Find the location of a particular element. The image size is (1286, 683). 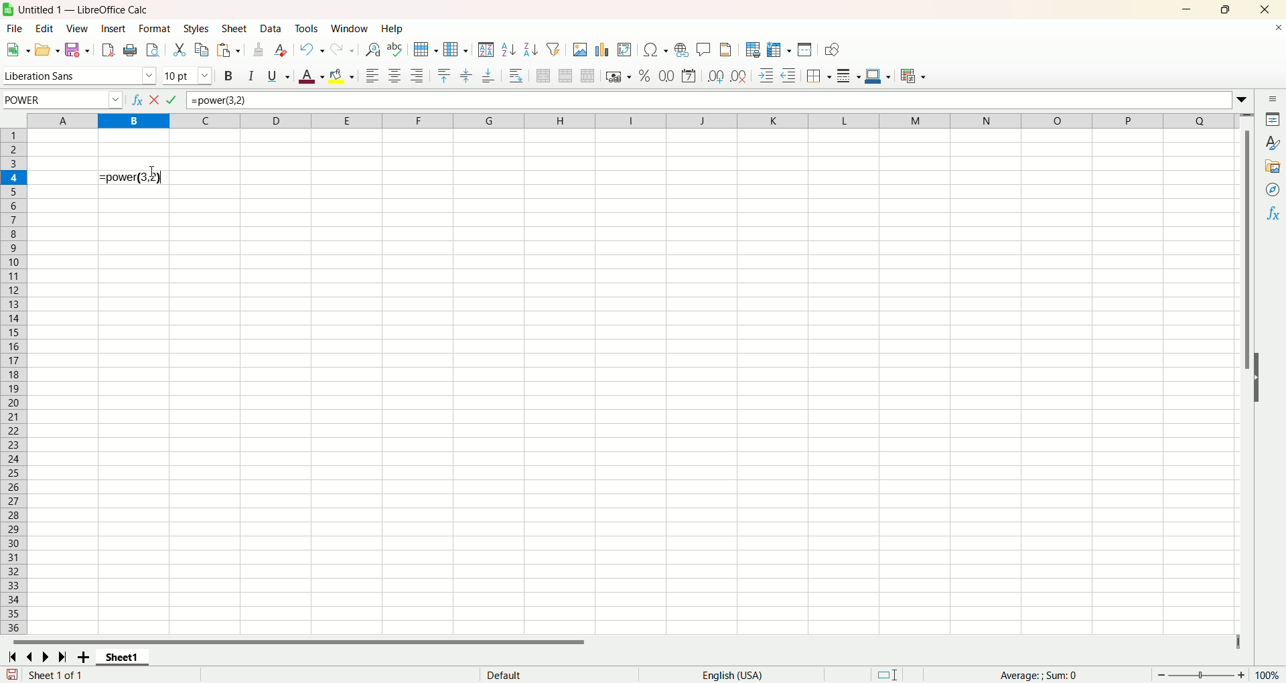

last sheet is located at coordinates (64, 657).